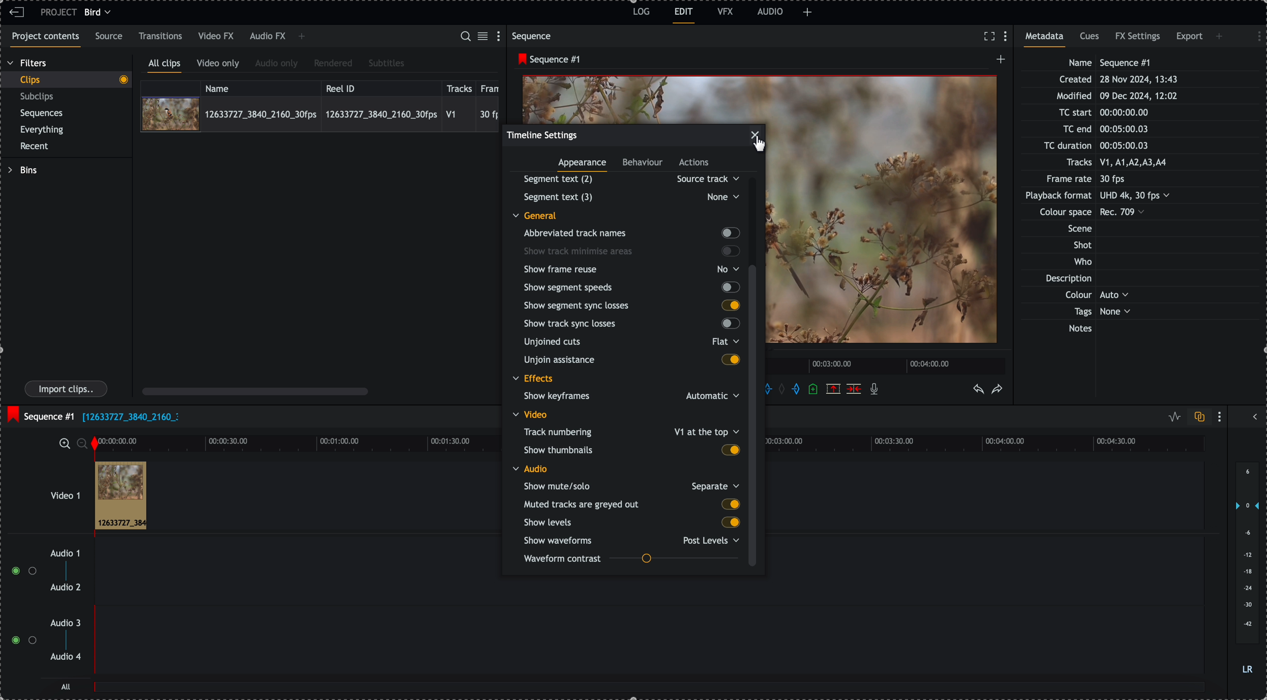  Describe the element at coordinates (886, 215) in the screenshot. I see `picture` at that location.